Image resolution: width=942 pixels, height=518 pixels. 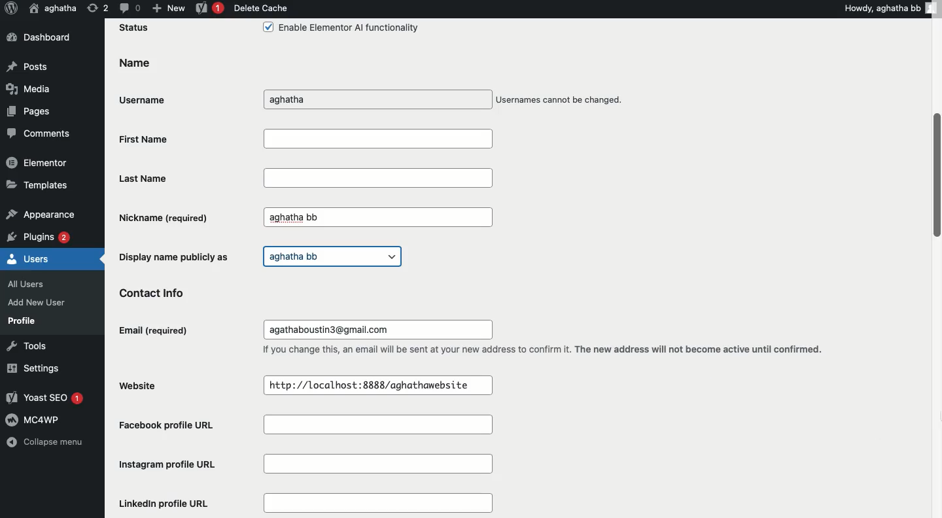 I want to click on Pages, so click(x=30, y=111).